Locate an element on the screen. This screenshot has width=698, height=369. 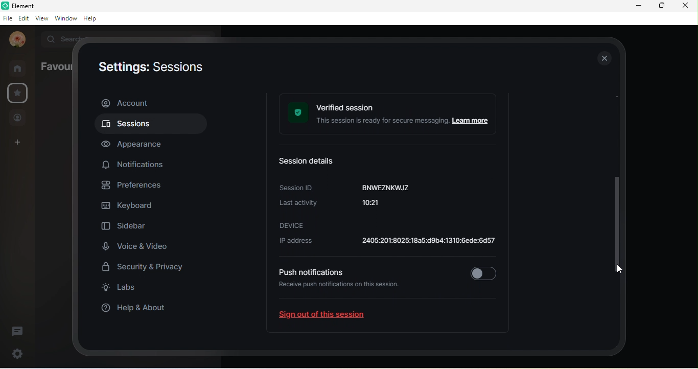
threads is located at coordinates (18, 332).